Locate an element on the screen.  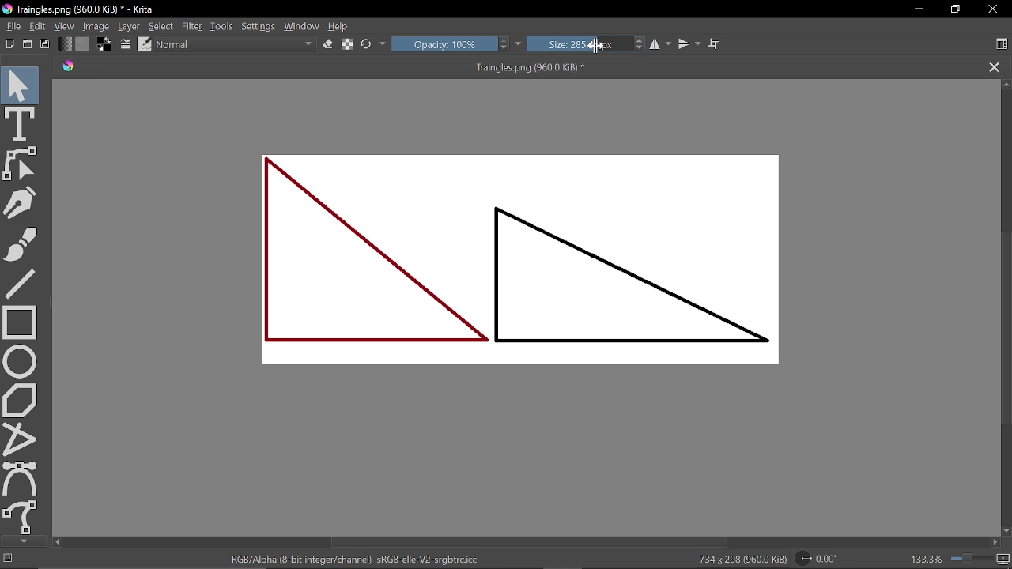
Freehand curve tool is located at coordinates (22, 517).